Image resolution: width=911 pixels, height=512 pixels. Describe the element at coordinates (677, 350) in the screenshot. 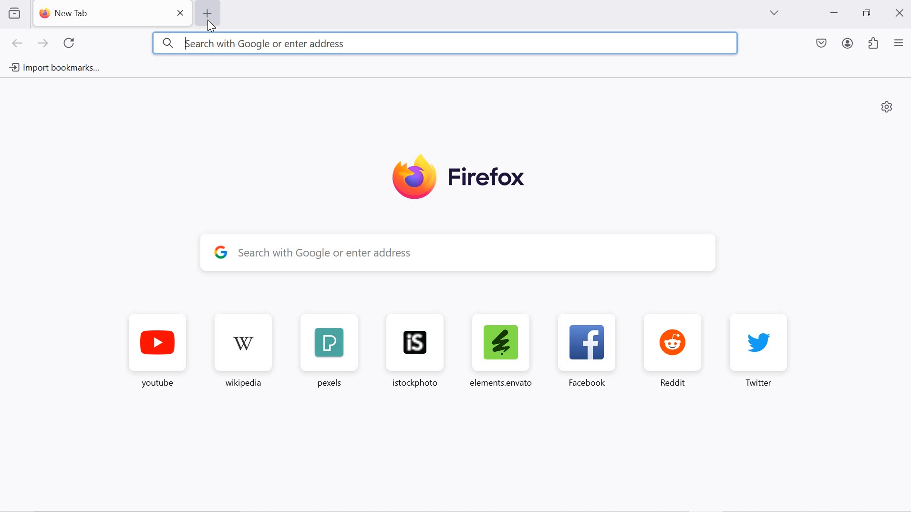

I see `reddit favorite` at that location.